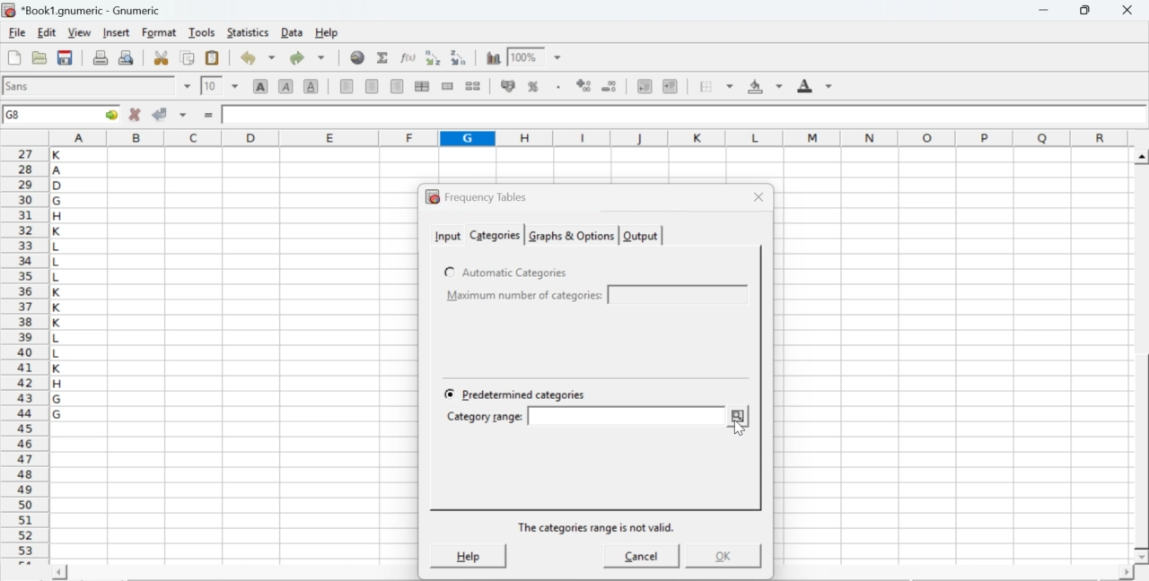  What do you see at coordinates (311, 85) in the screenshot?
I see `underline` at bounding box center [311, 85].